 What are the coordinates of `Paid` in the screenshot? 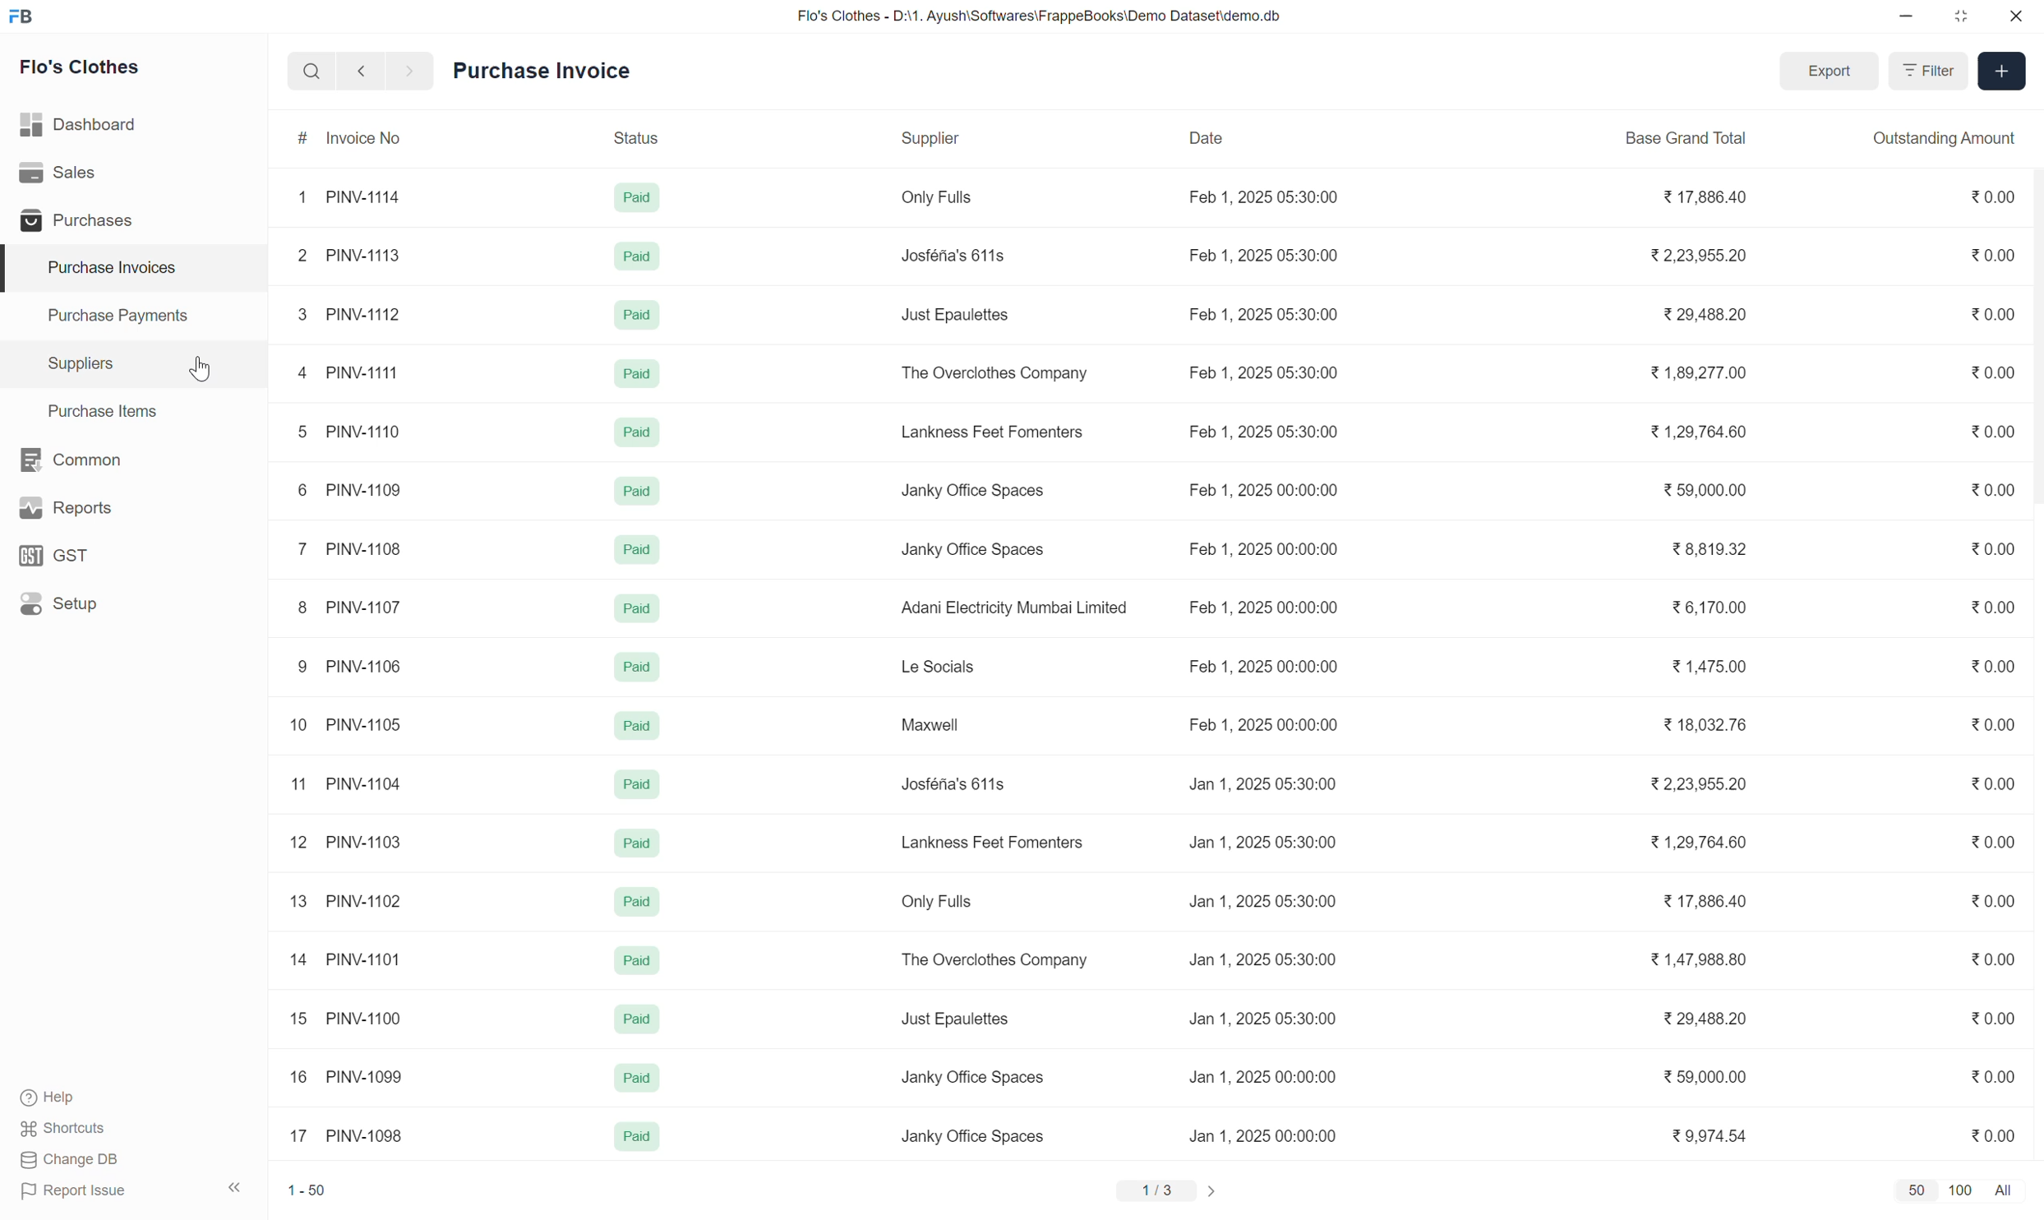 It's located at (639, 1136).